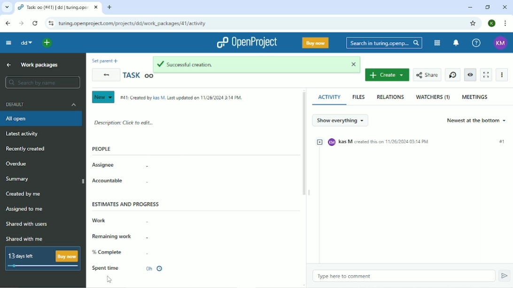 Image resolution: width=513 pixels, height=288 pixels. What do you see at coordinates (42, 258) in the screenshot?
I see `13 days left Buy now` at bounding box center [42, 258].